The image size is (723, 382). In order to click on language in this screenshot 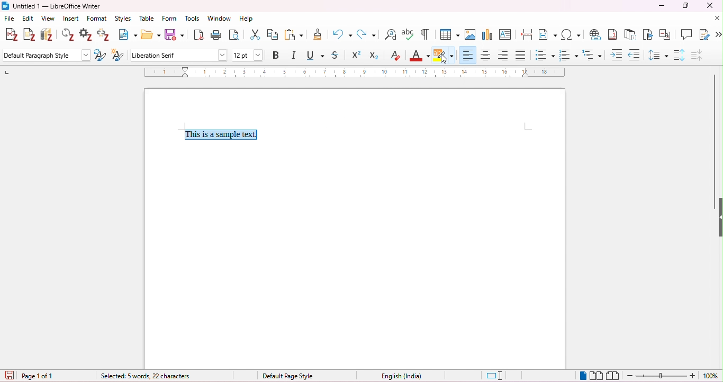, I will do `click(401, 376)`.